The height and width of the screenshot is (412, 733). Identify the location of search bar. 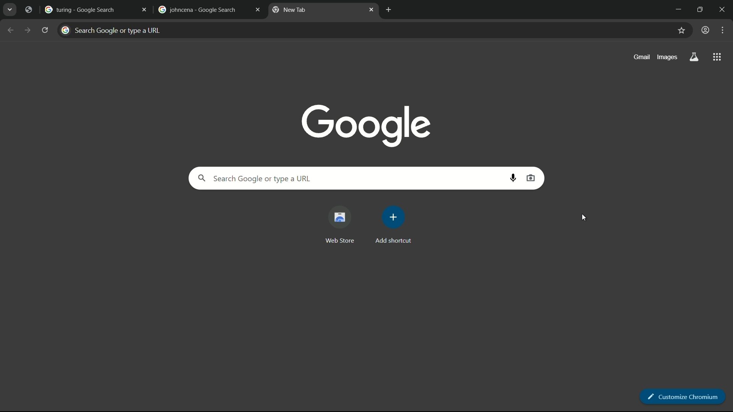
(344, 30).